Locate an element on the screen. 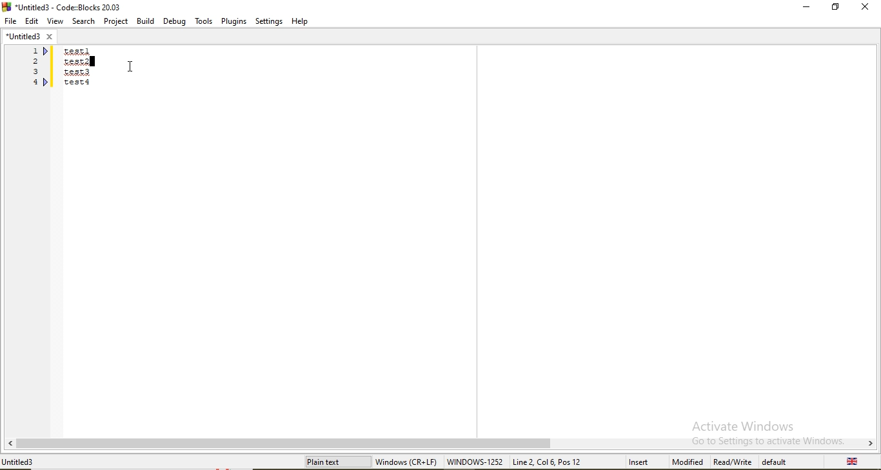  Read/Write is located at coordinates (734, 462).